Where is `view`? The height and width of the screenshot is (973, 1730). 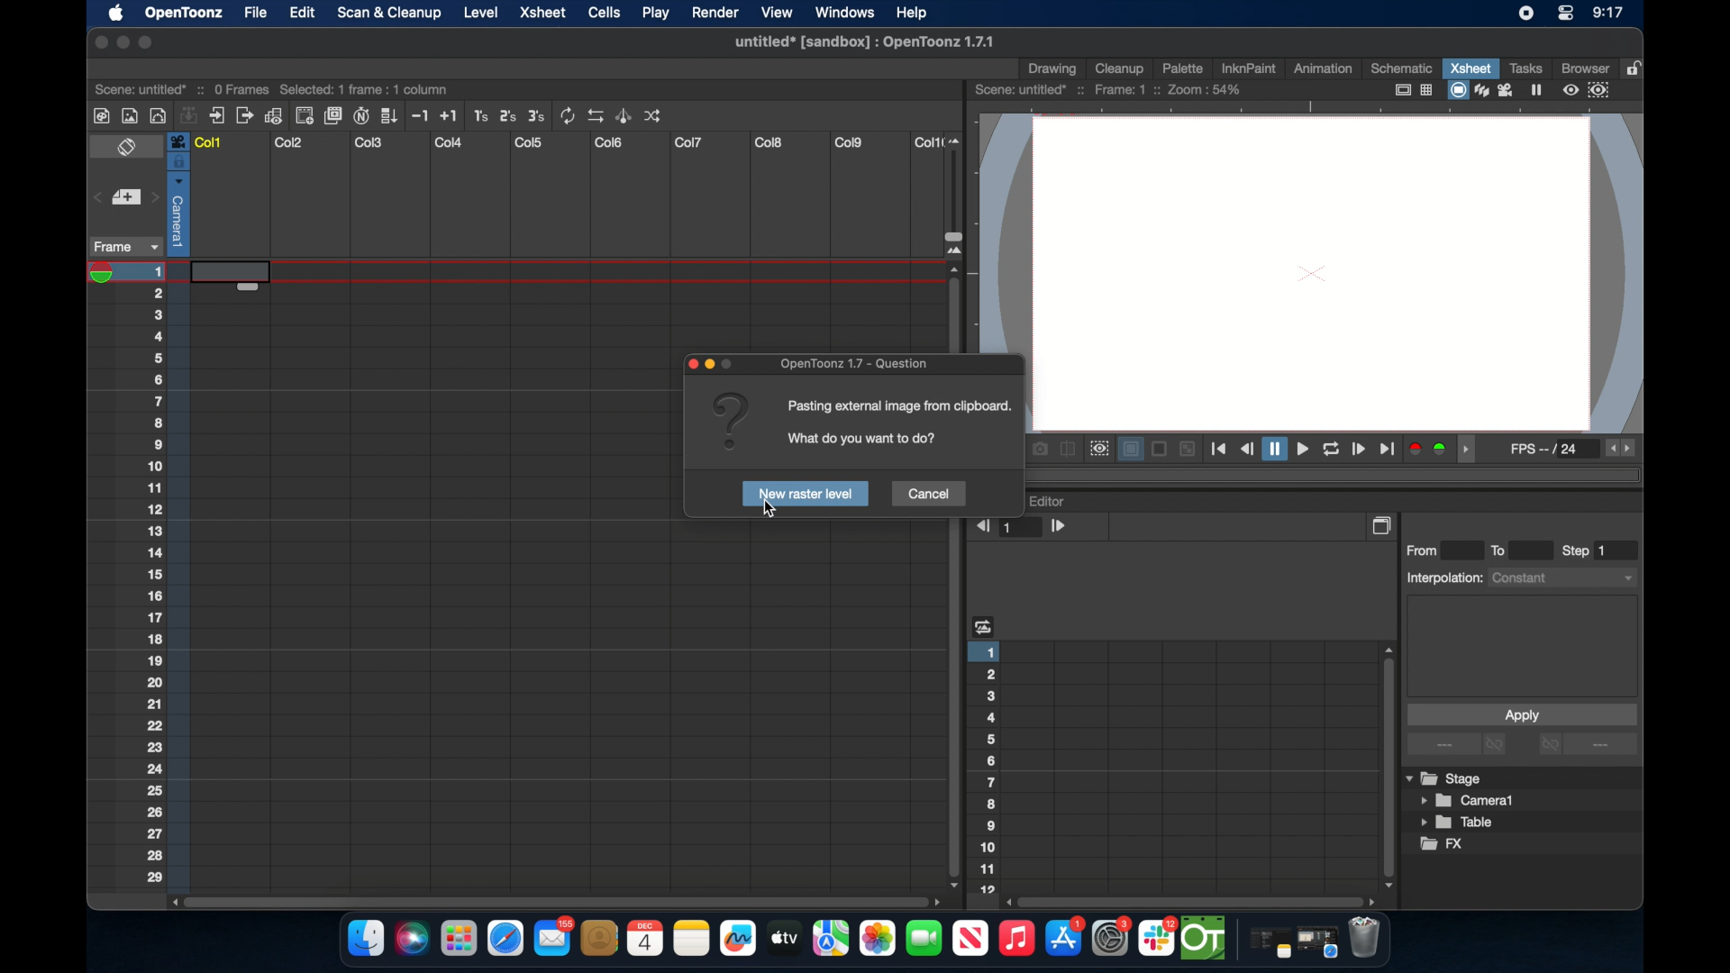 view is located at coordinates (774, 13).